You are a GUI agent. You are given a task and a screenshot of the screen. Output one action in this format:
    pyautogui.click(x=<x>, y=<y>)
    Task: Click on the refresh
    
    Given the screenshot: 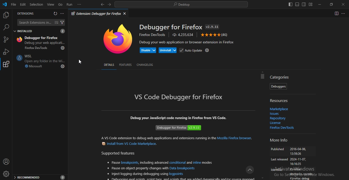 What is the action you would take?
    pyautogui.click(x=55, y=14)
    